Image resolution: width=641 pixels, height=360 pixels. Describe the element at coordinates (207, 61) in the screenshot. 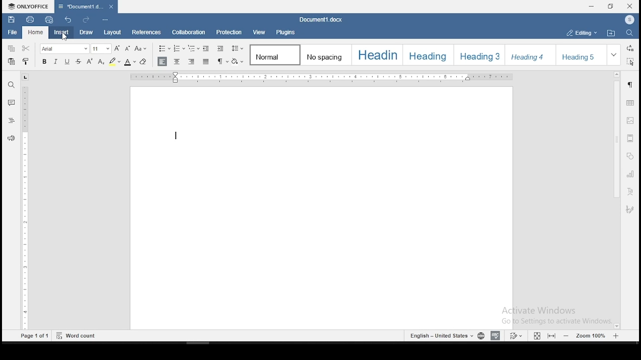

I see `justified` at that location.